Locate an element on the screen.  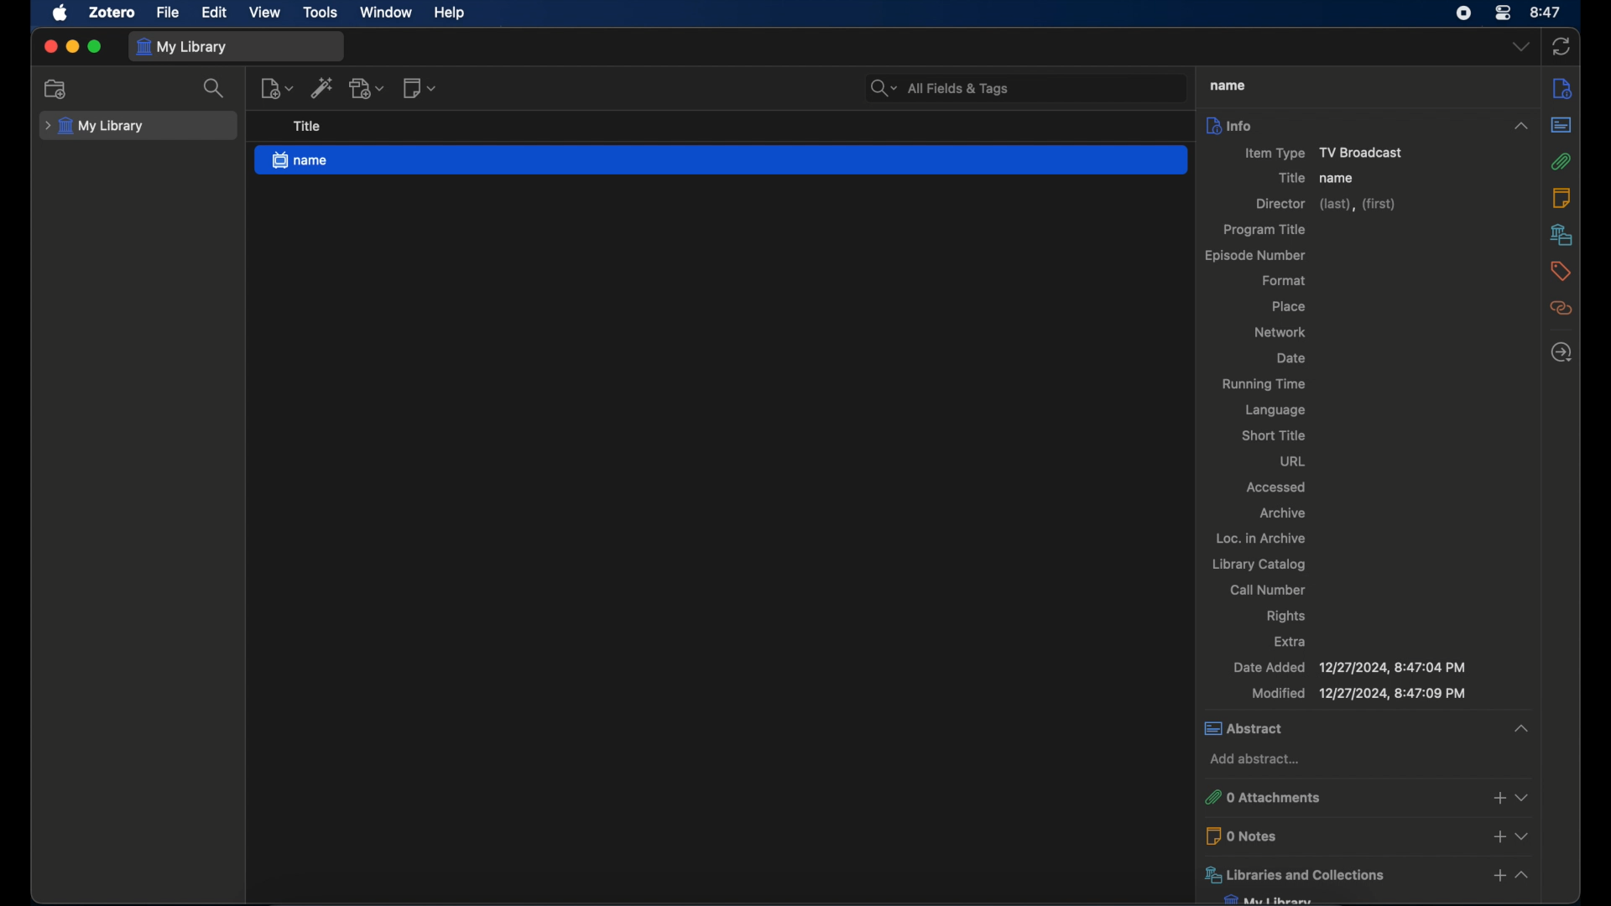
title name is located at coordinates (1338, 179).